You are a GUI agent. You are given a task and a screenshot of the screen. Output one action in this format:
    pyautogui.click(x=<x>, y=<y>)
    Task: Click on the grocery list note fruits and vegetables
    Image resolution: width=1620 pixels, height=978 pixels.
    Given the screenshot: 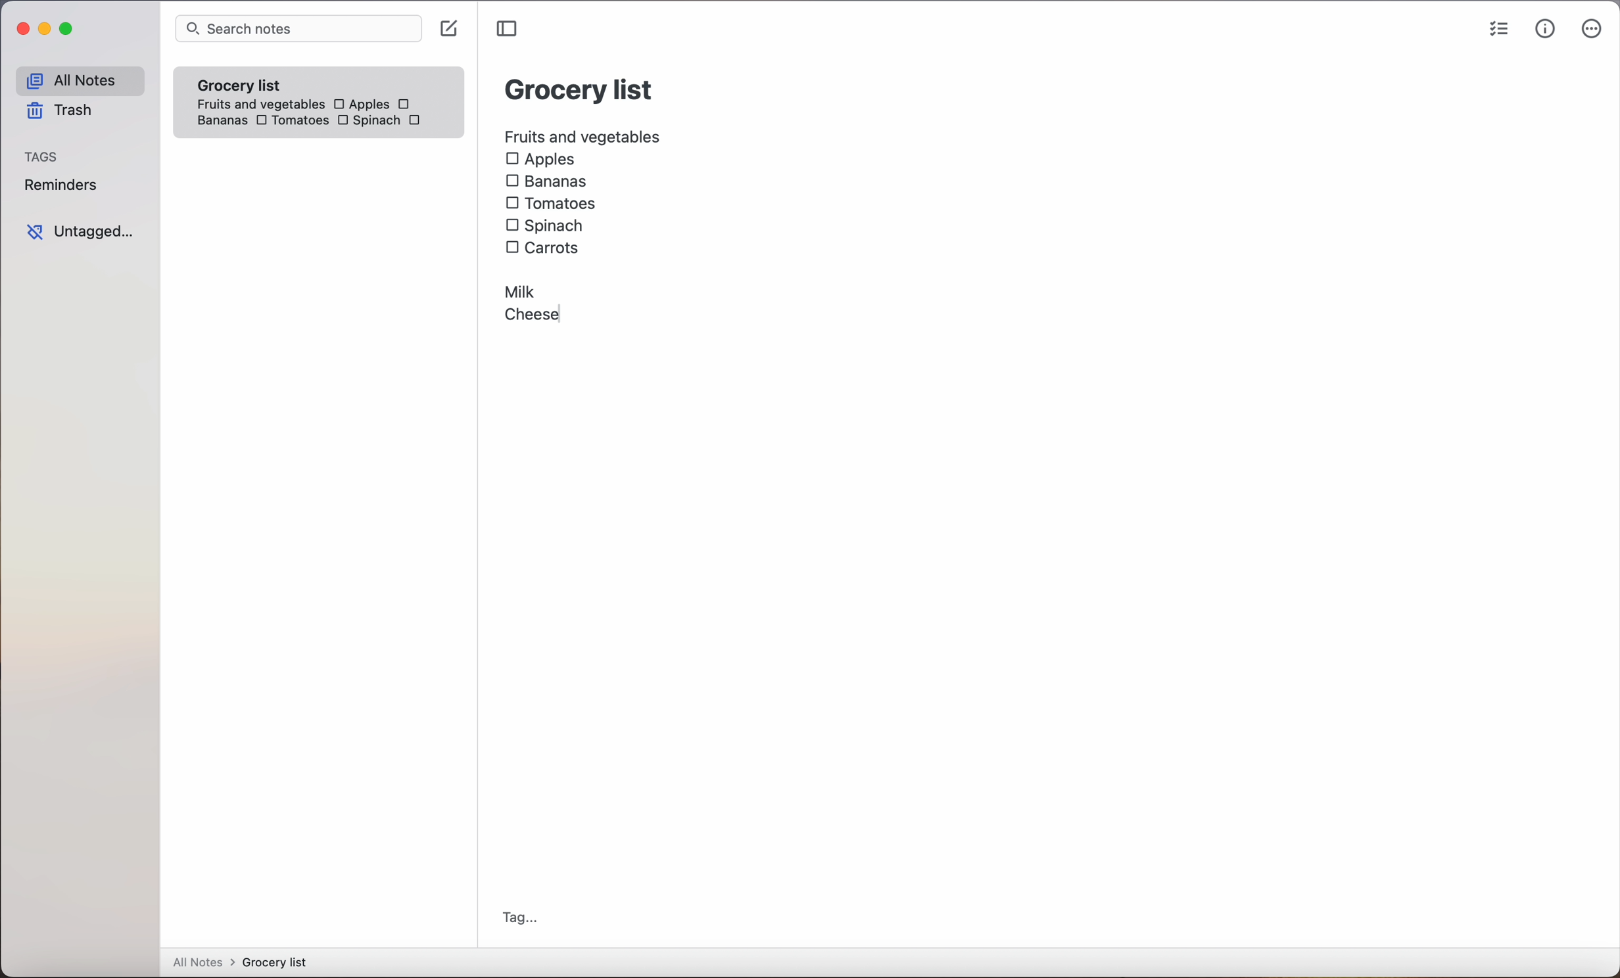 What is the action you would take?
    pyautogui.click(x=256, y=89)
    